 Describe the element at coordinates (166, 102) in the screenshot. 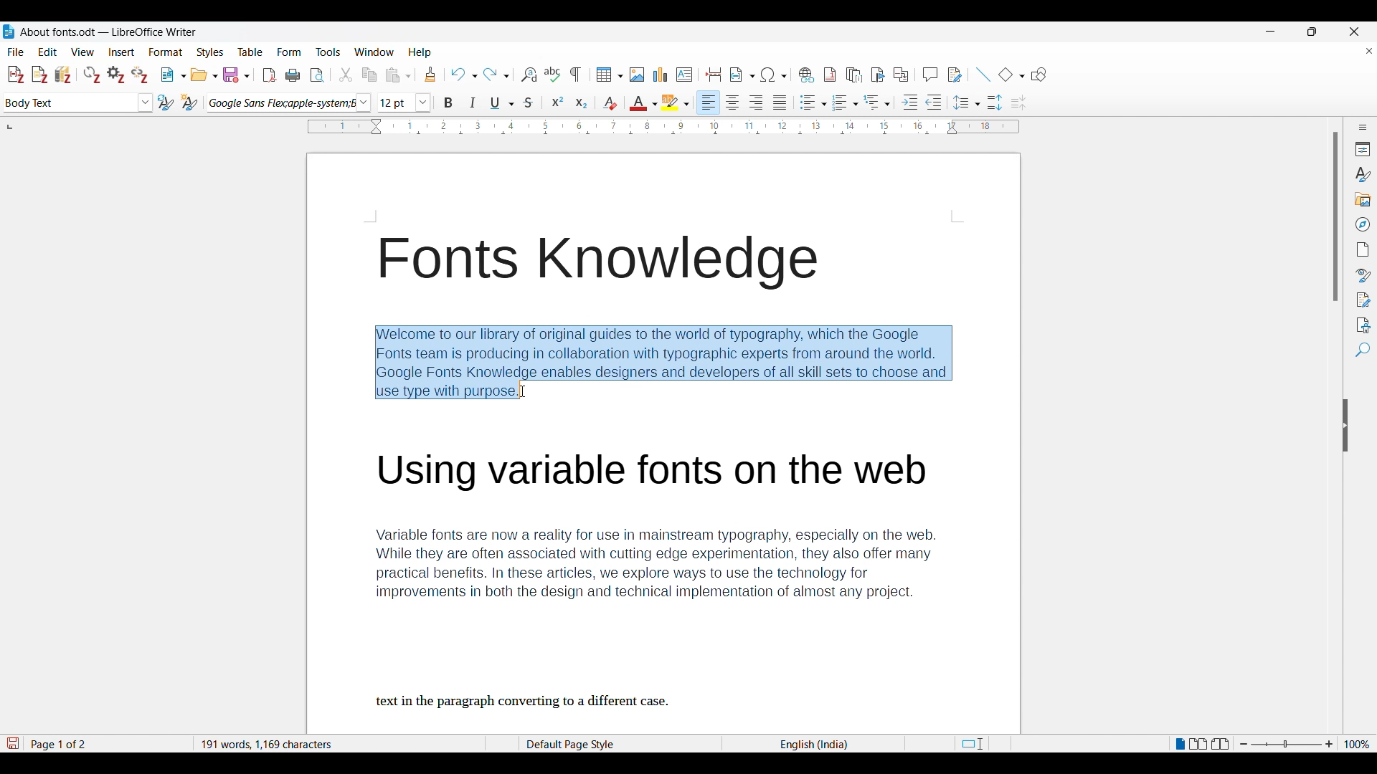

I see `Update selected style` at that location.